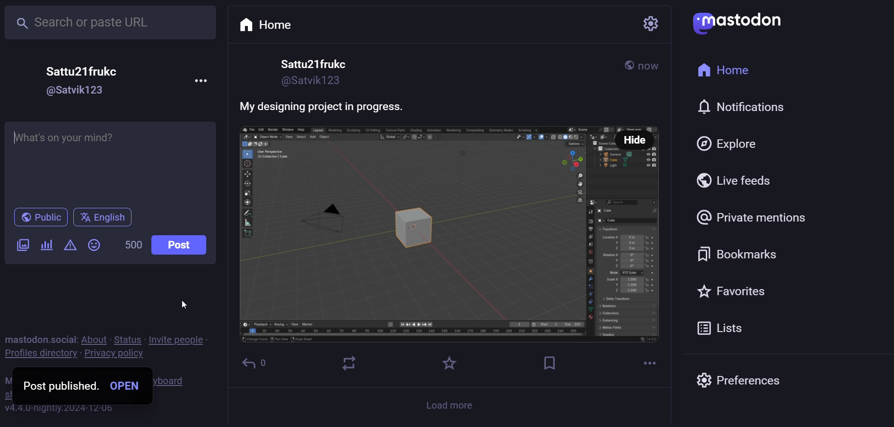 Image resolution: width=894 pixels, height=427 pixels. What do you see at coordinates (112, 356) in the screenshot?
I see `privacy` at bounding box center [112, 356].